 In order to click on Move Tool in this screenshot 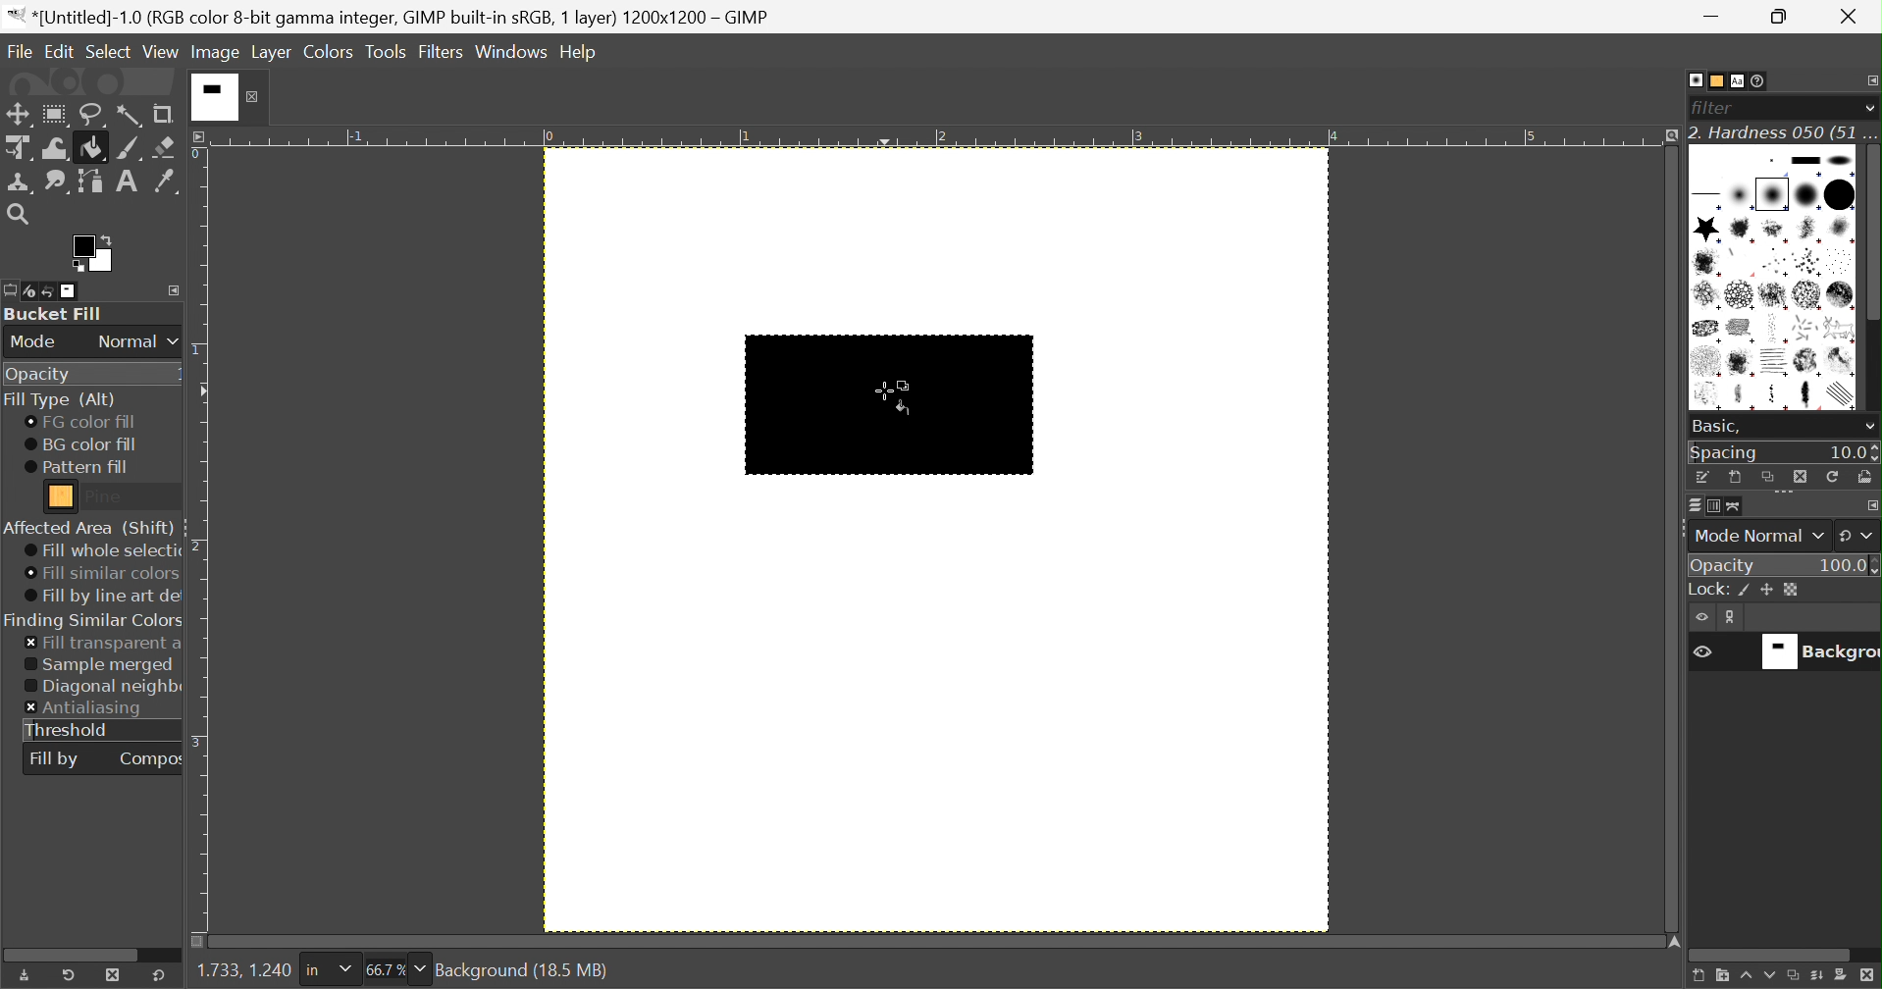, I will do `click(17, 115)`.